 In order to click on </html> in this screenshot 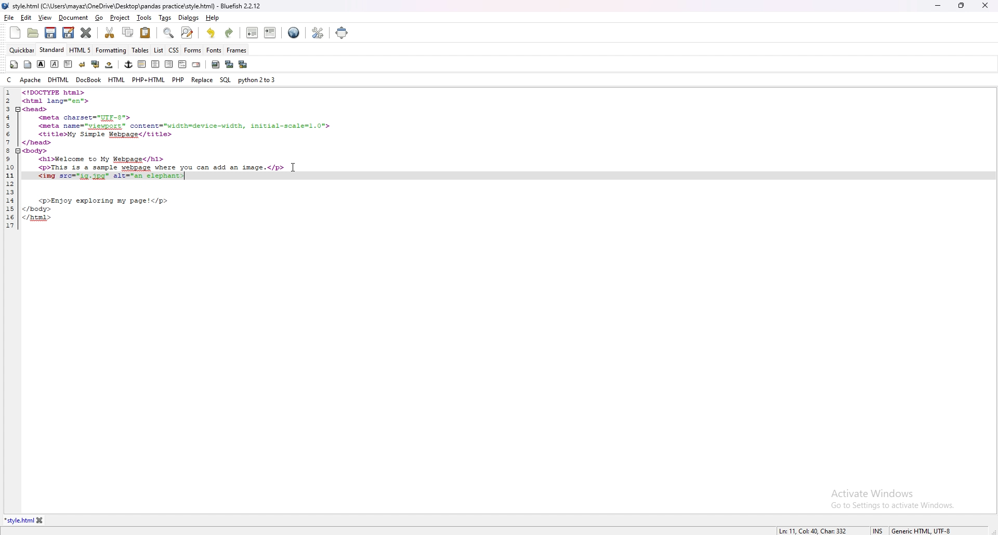, I will do `click(37, 218)`.